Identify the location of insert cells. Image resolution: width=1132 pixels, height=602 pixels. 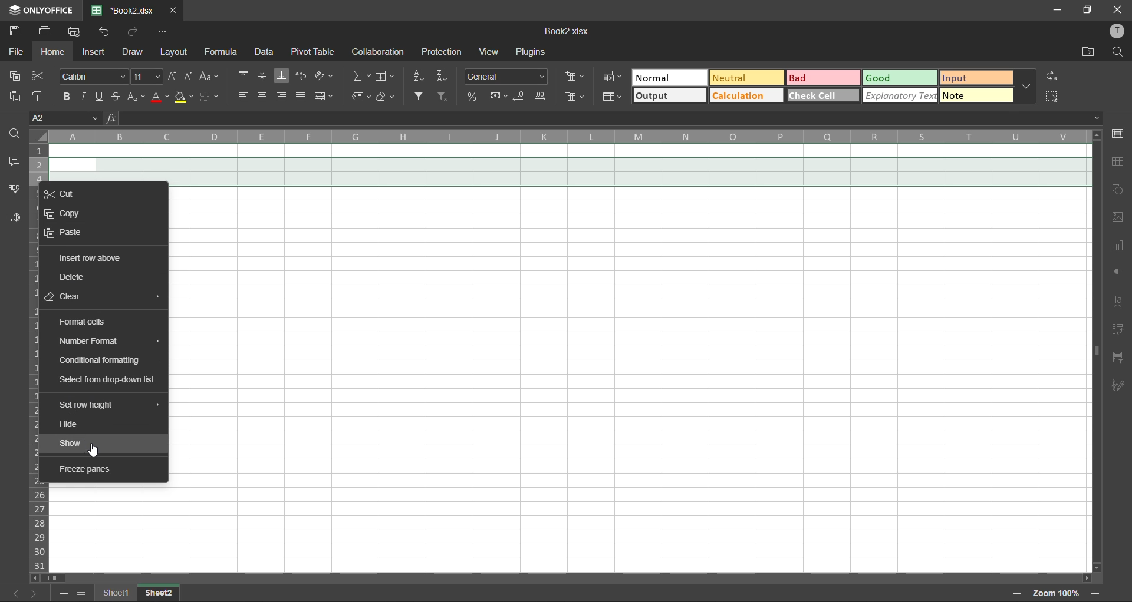
(576, 75).